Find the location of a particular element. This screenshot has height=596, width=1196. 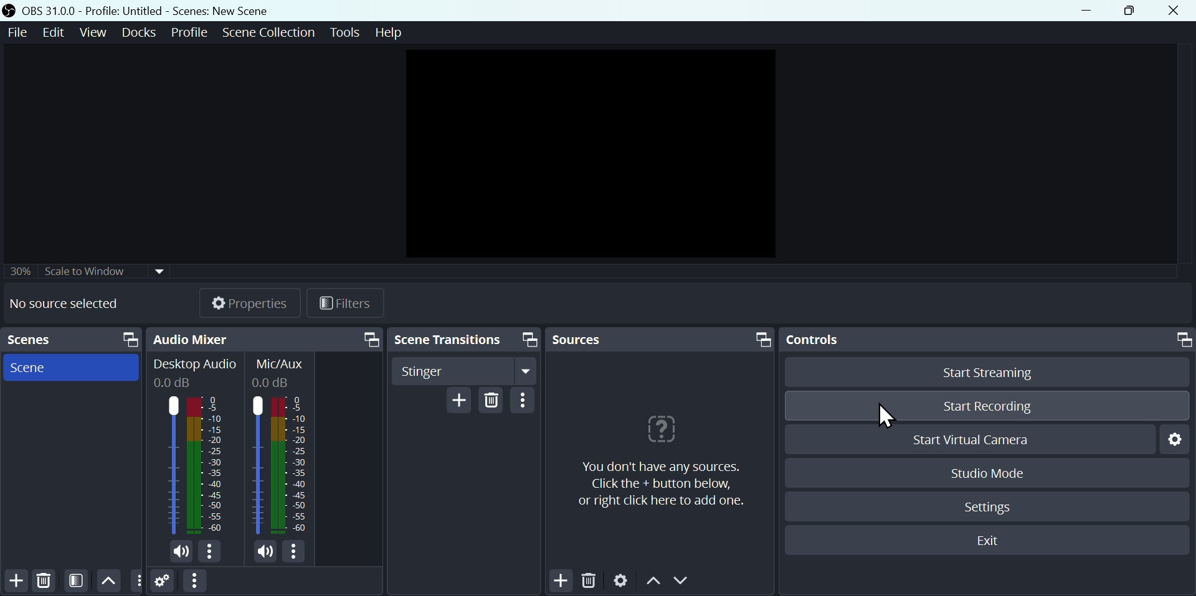

maximize is located at coordinates (528, 339).